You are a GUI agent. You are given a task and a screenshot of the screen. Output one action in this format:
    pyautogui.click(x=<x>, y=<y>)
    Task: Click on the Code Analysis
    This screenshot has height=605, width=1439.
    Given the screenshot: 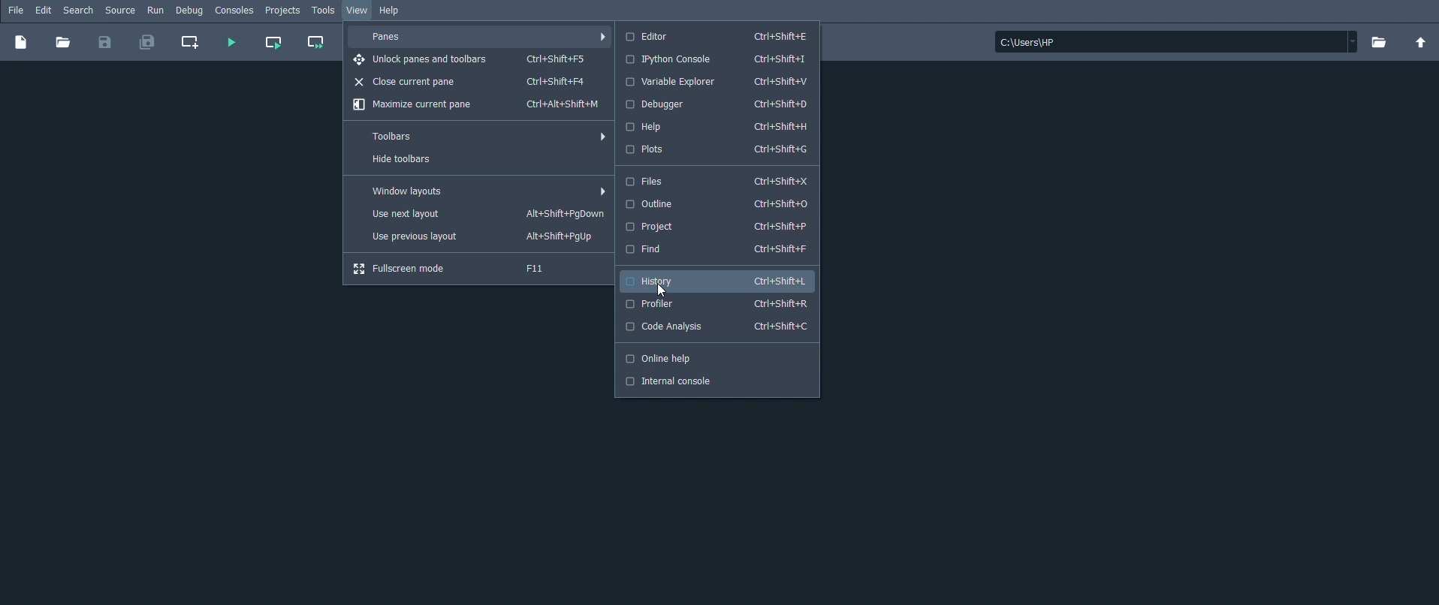 What is the action you would take?
    pyautogui.click(x=717, y=327)
    